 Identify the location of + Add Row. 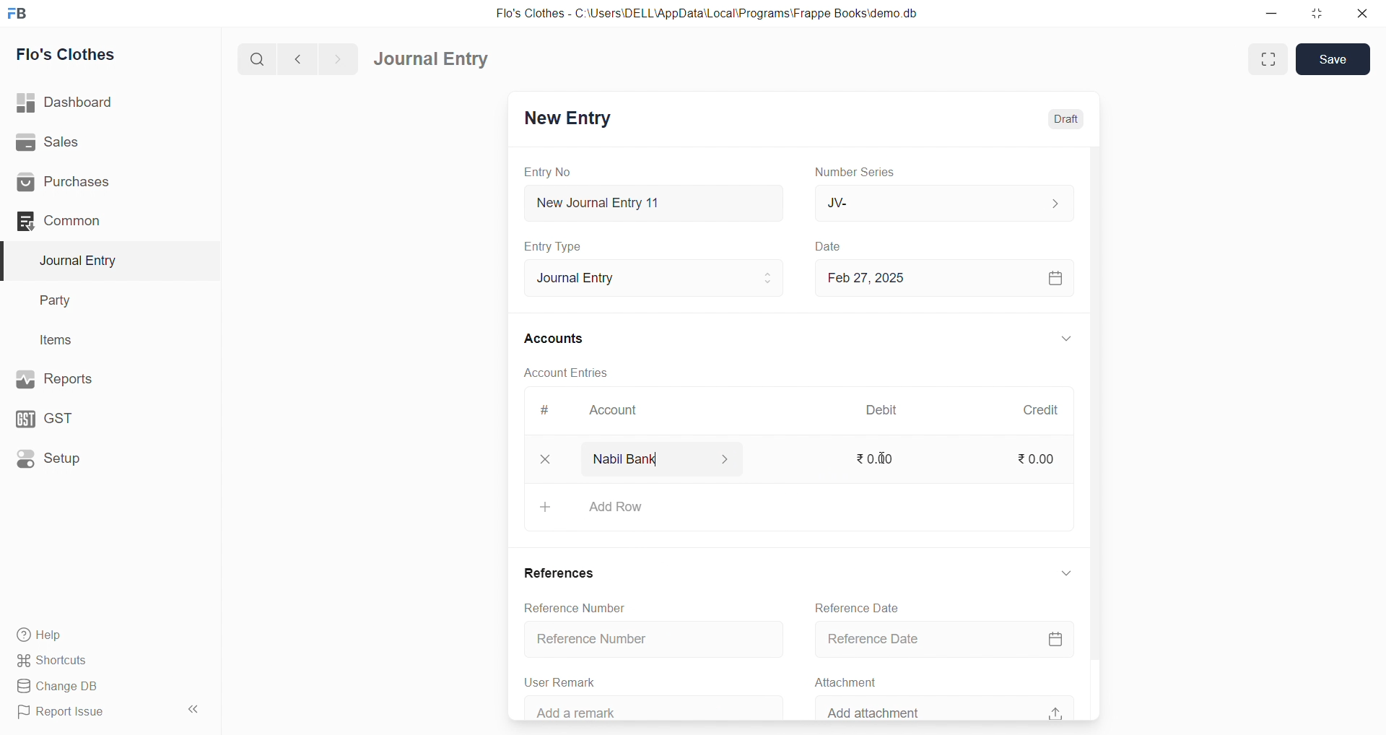
(800, 508).